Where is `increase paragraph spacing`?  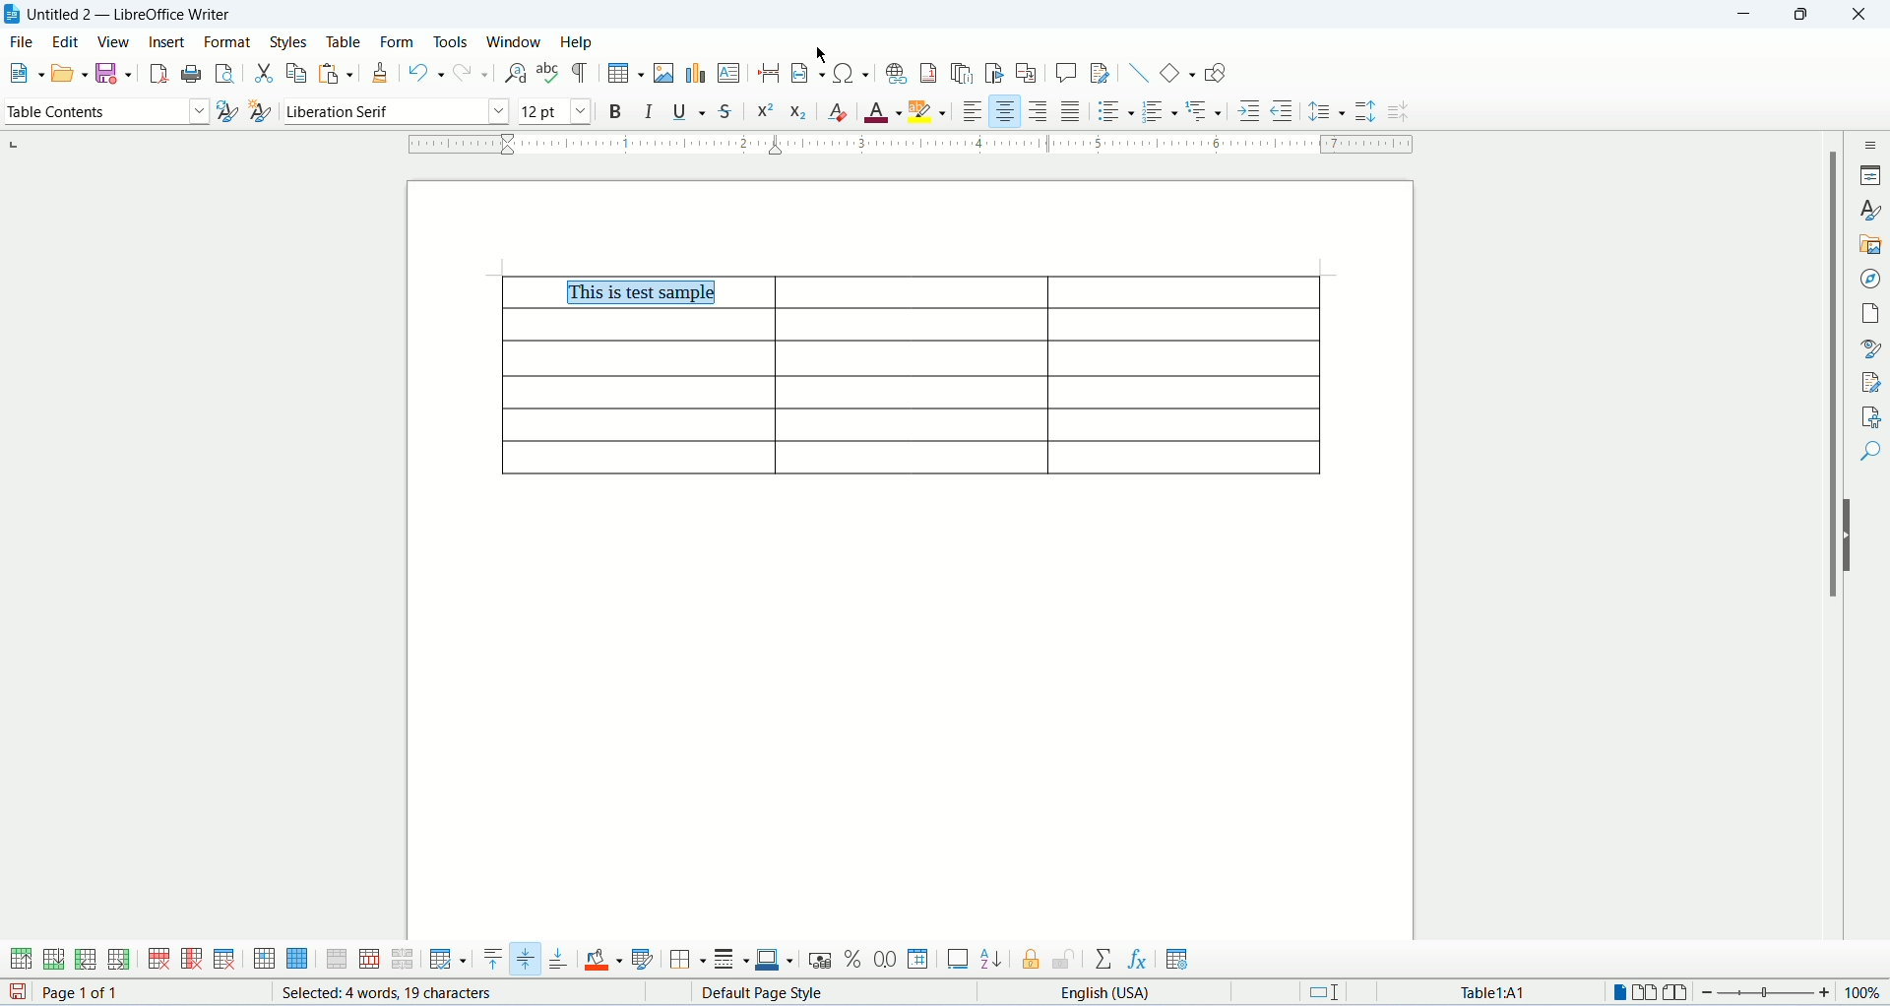 increase paragraph spacing is located at coordinates (1367, 112).